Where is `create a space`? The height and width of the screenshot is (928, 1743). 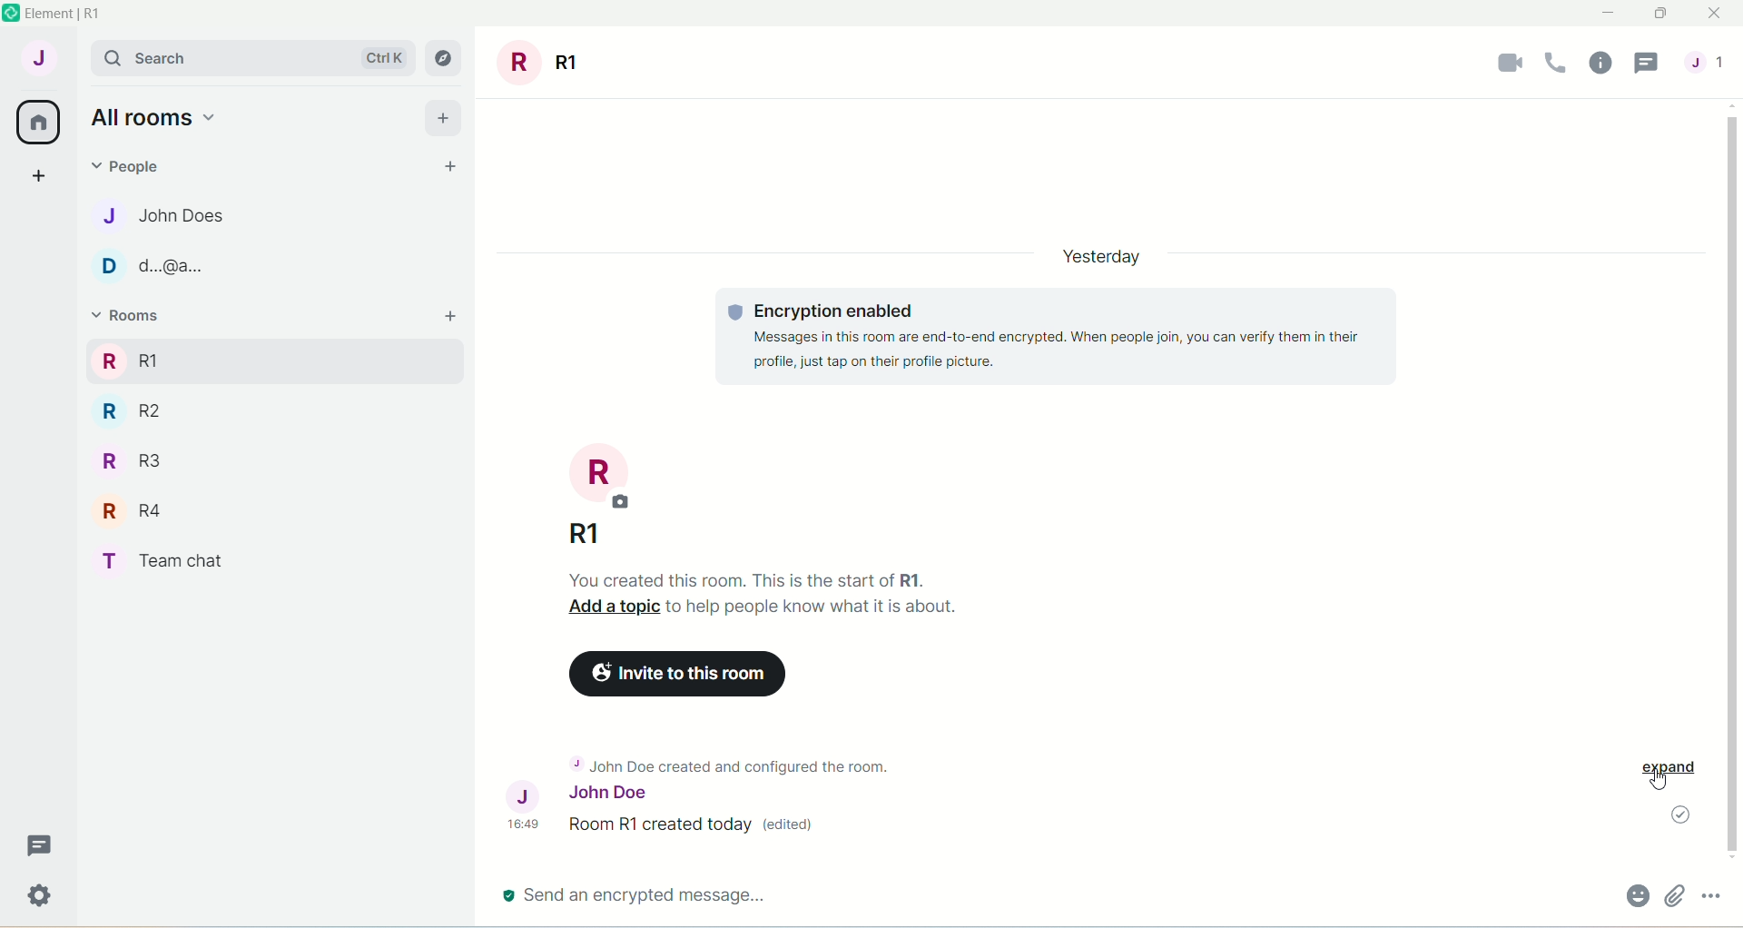 create a space is located at coordinates (36, 175).